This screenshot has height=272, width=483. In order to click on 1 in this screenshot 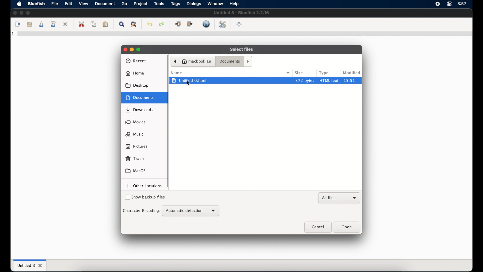, I will do `click(13, 34)`.